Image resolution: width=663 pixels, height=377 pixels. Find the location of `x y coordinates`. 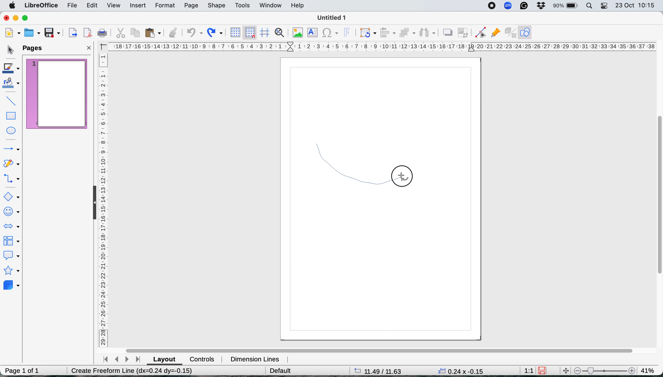

x y coordinates is located at coordinates (461, 371).